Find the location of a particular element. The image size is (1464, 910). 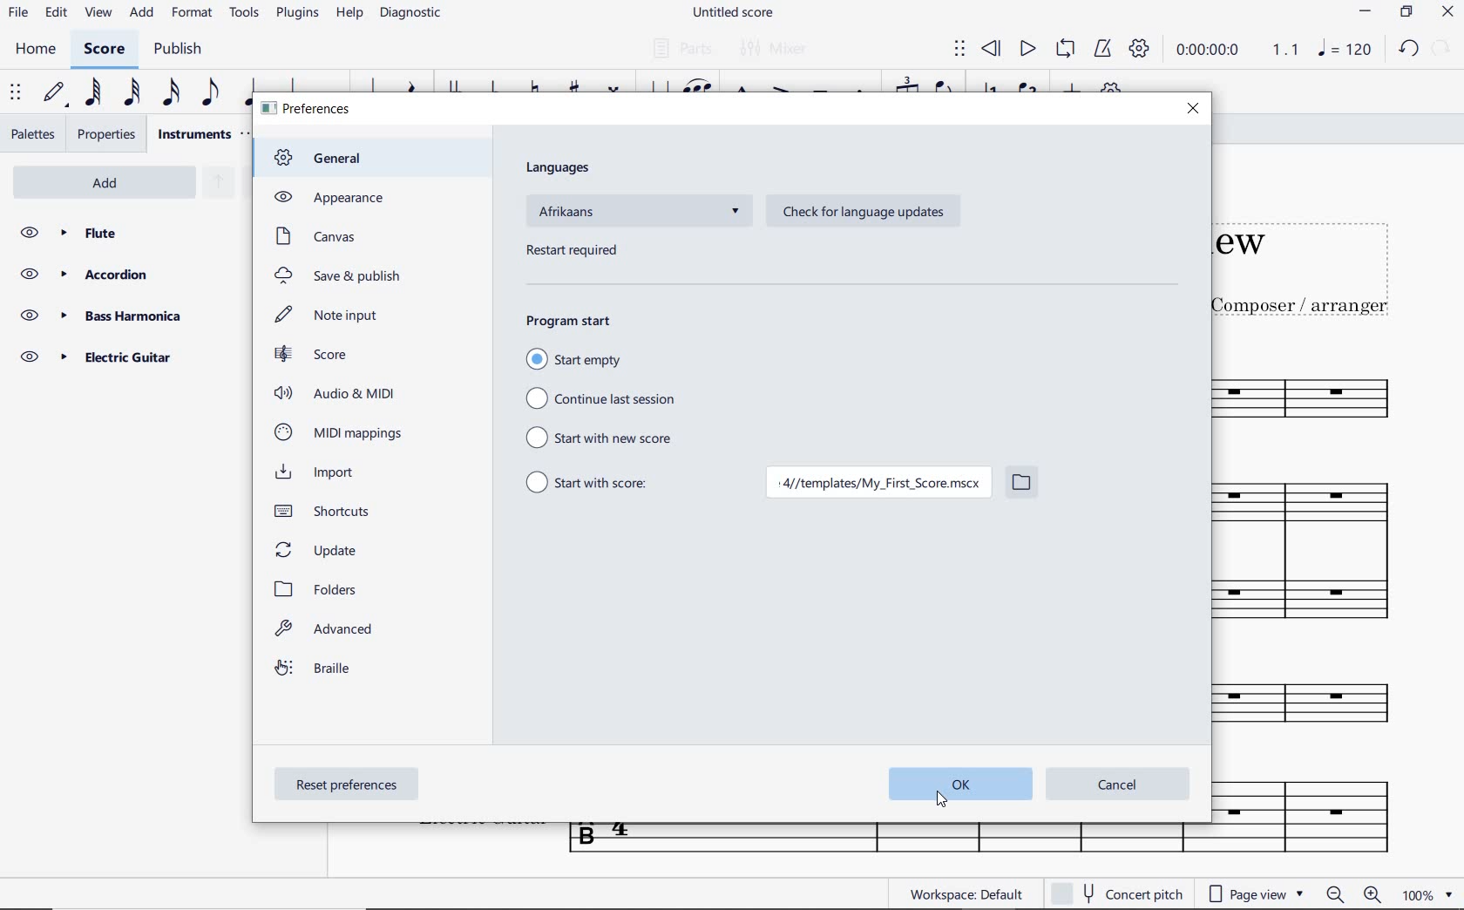

edit is located at coordinates (55, 16).